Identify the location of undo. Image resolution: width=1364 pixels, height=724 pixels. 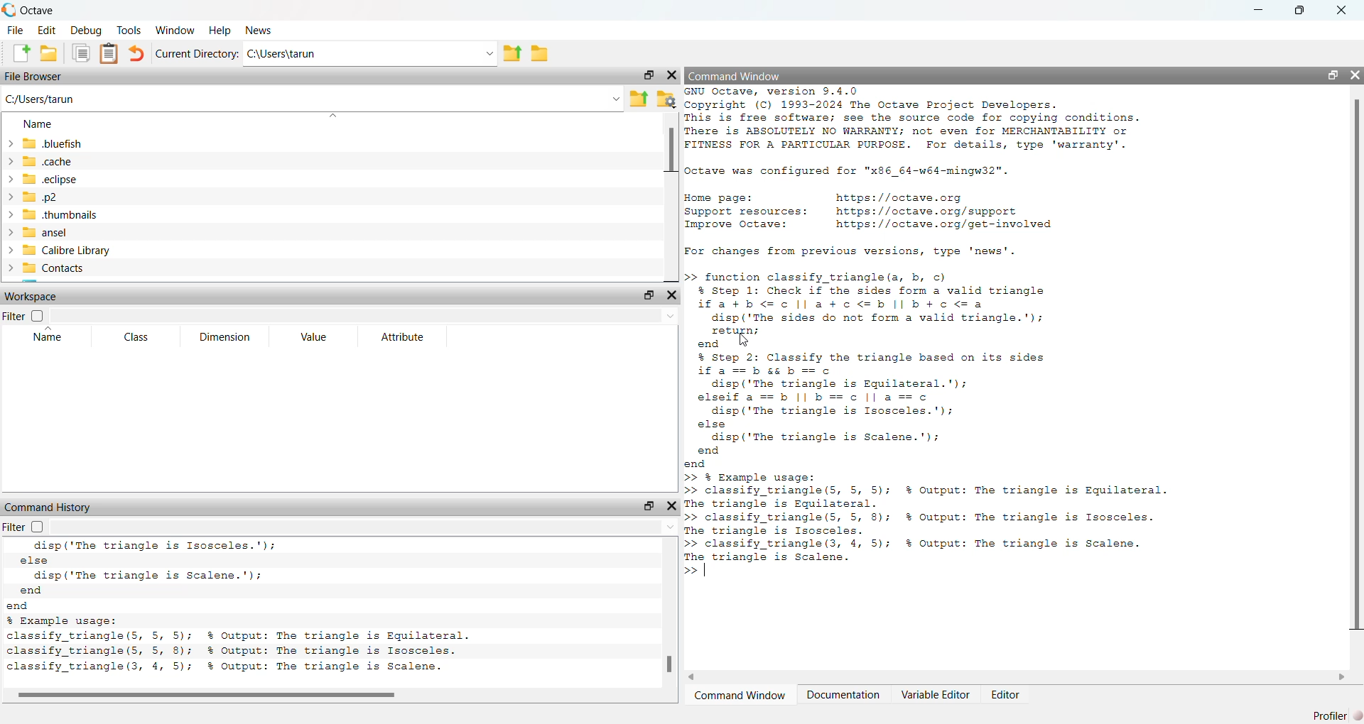
(139, 53).